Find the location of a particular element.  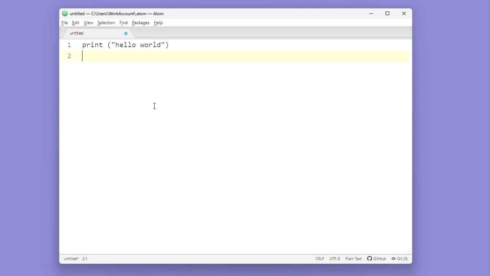

Untilled is located at coordinates (70, 260).